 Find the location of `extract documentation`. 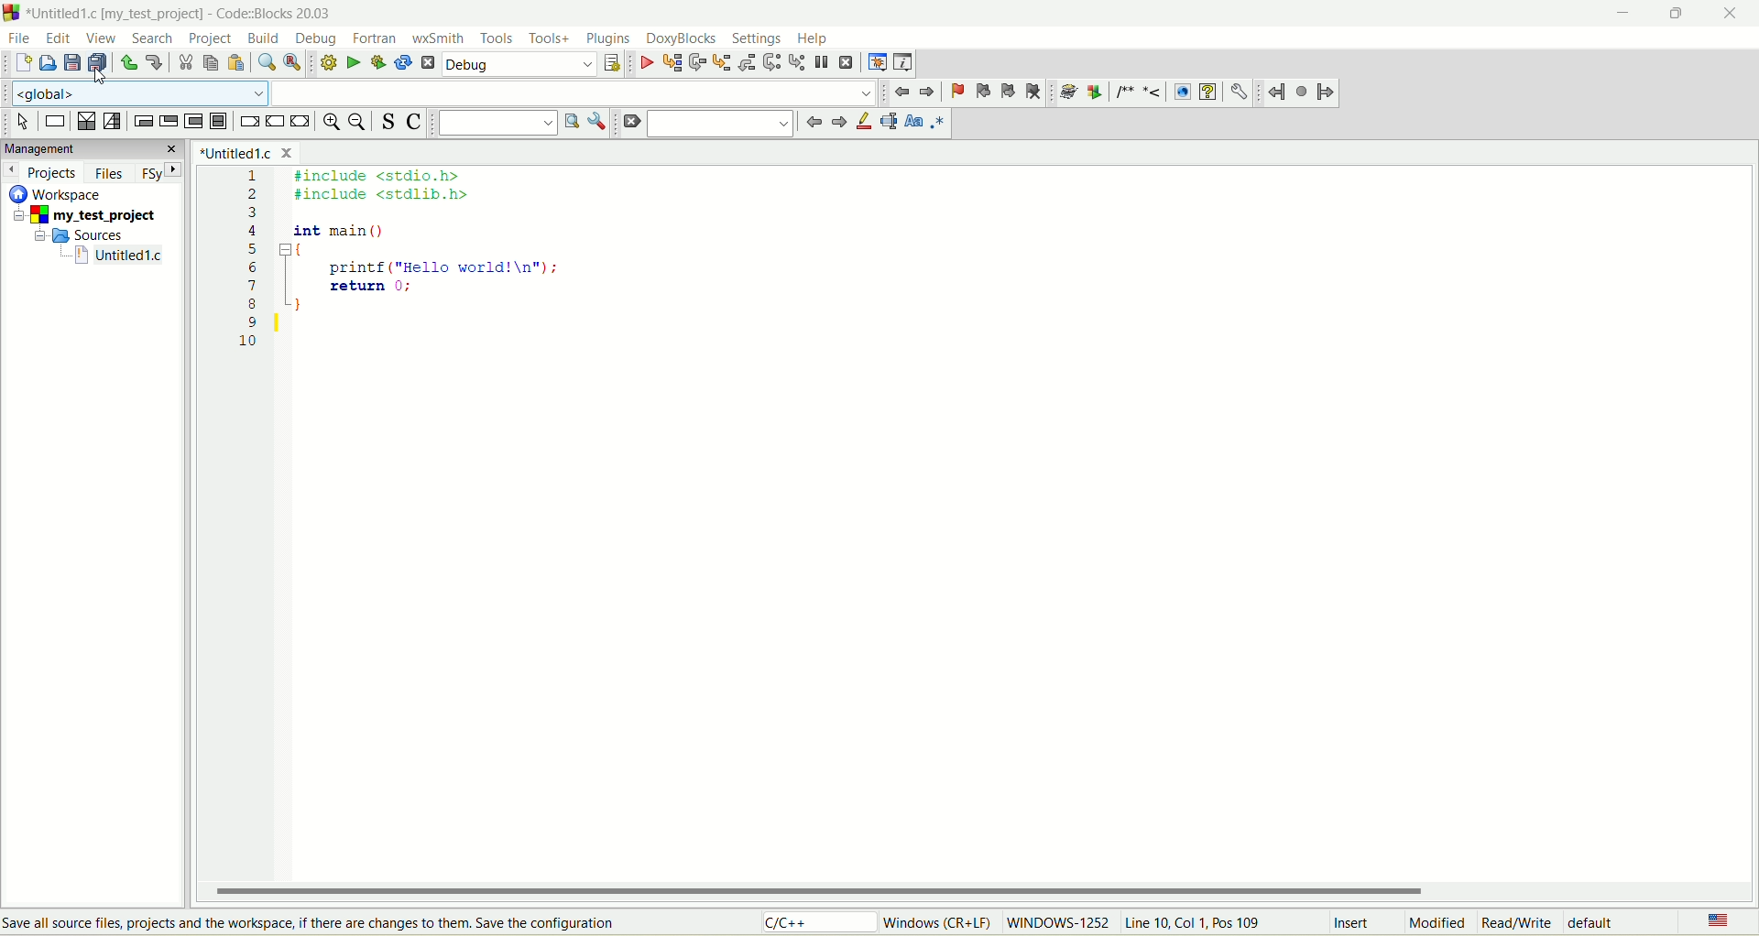

extract documentation is located at coordinates (1097, 92).